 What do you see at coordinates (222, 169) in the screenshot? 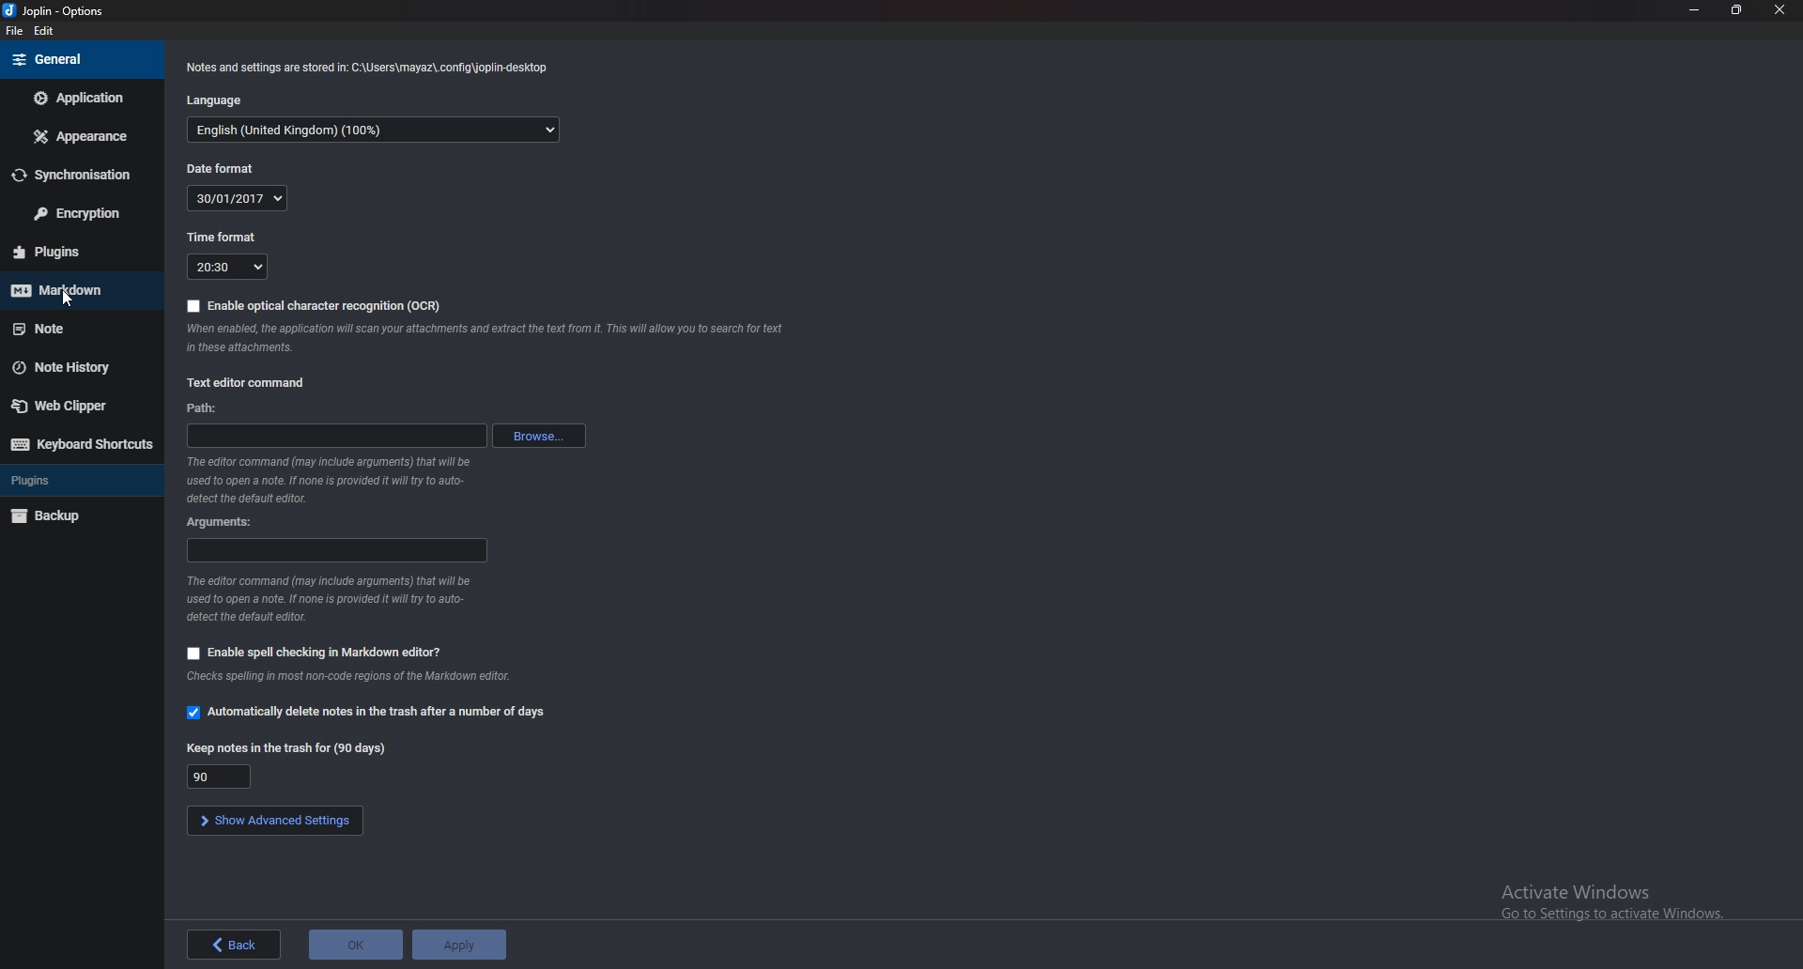
I see `Date format` at bounding box center [222, 169].